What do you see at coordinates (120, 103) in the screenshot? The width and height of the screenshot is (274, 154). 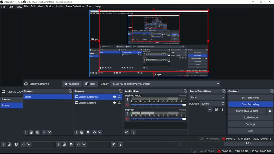 I see `Lock` at bounding box center [120, 103].